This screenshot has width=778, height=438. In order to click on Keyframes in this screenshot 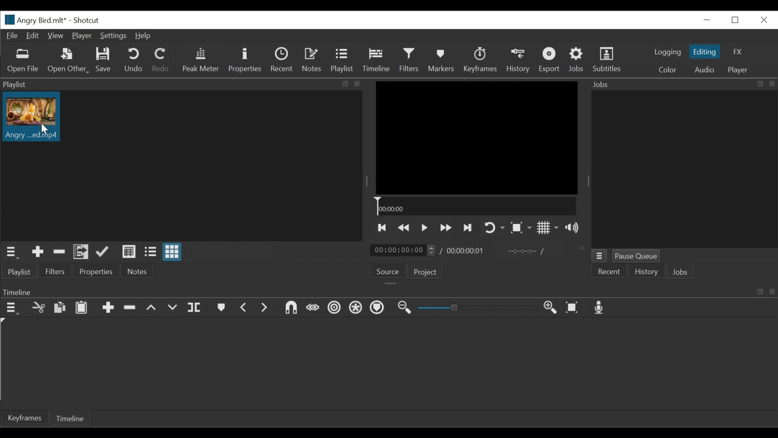, I will do `click(480, 60)`.